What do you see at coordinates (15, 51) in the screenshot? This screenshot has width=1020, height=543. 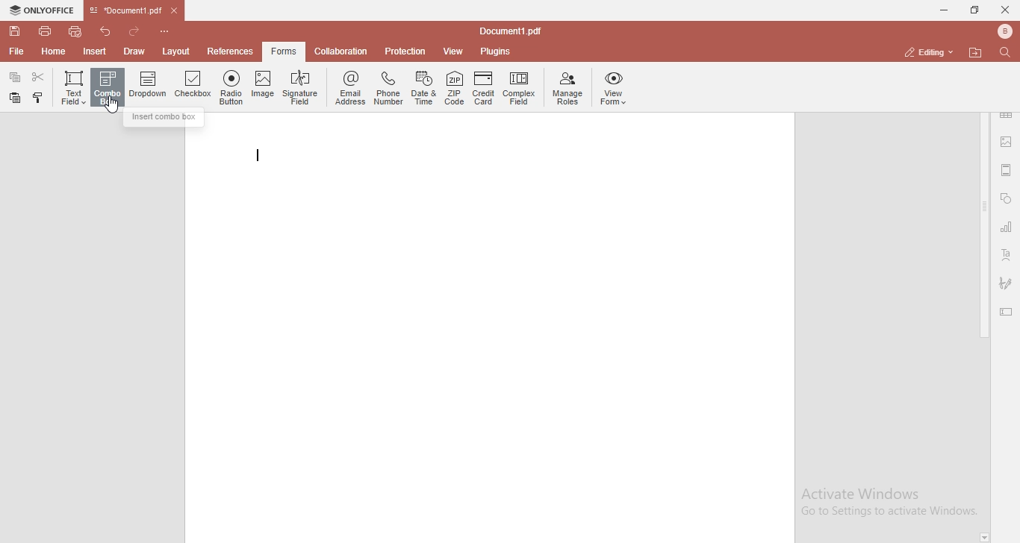 I see `File` at bounding box center [15, 51].